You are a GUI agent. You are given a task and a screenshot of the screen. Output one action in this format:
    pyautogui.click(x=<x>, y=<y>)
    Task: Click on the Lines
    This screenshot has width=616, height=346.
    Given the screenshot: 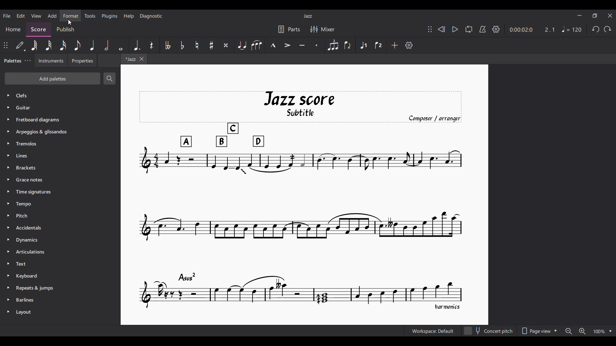 What is the action you would take?
    pyautogui.click(x=23, y=156)
    